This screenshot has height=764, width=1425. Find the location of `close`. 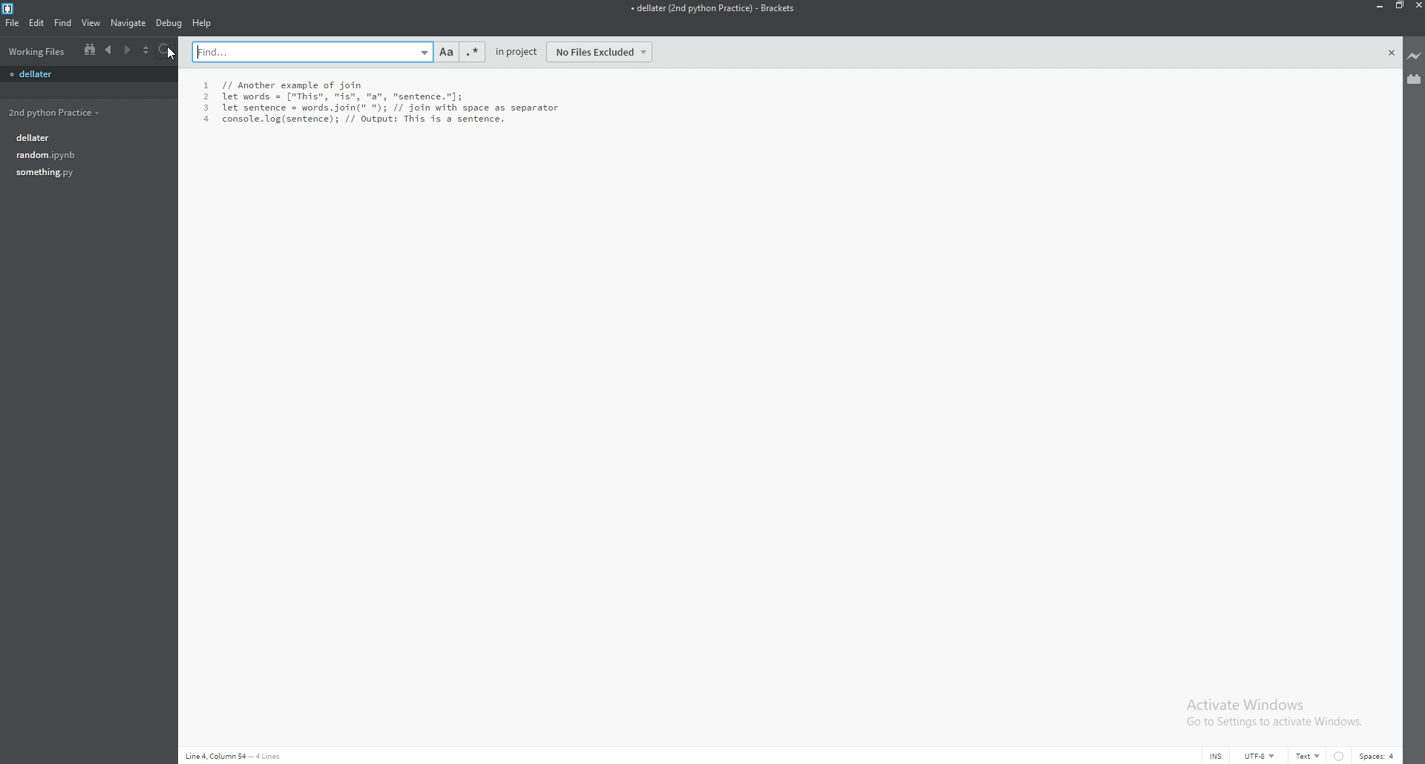

close is located at coordinates (1391, 53).